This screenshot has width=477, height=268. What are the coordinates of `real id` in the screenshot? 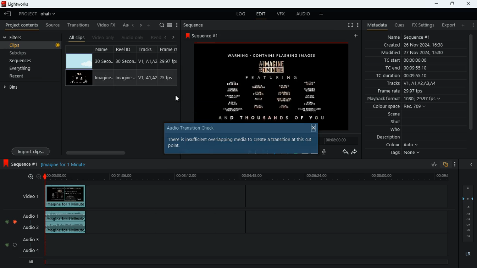 It's located at (126, 49).